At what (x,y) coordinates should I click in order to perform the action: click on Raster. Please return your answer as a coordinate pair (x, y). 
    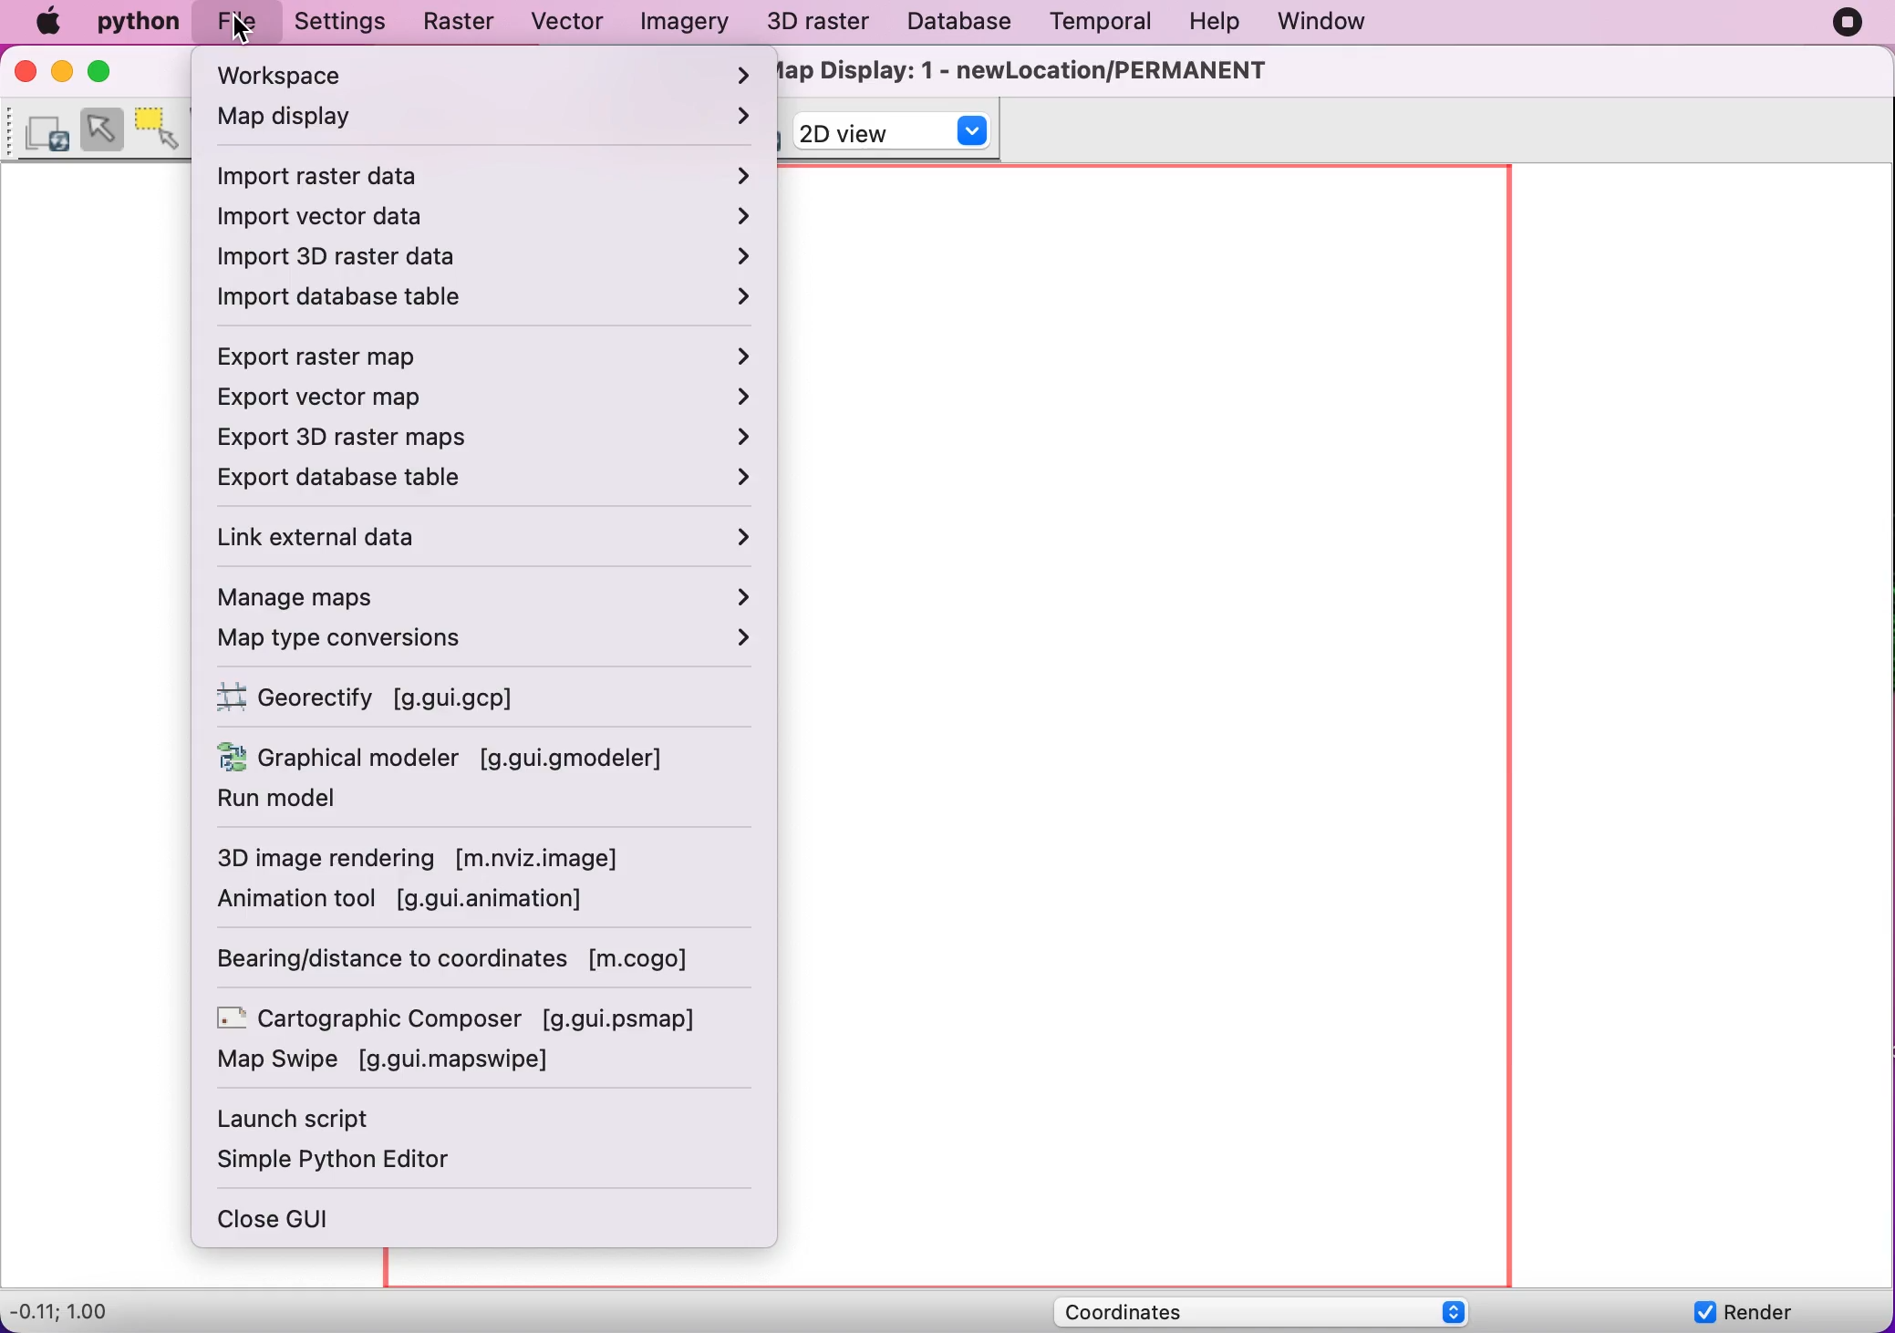
    Looking at the image, I should click on (467, 22).